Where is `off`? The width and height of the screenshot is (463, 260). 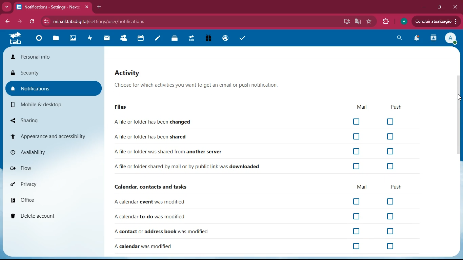 off is located at coordinates (357, 247).